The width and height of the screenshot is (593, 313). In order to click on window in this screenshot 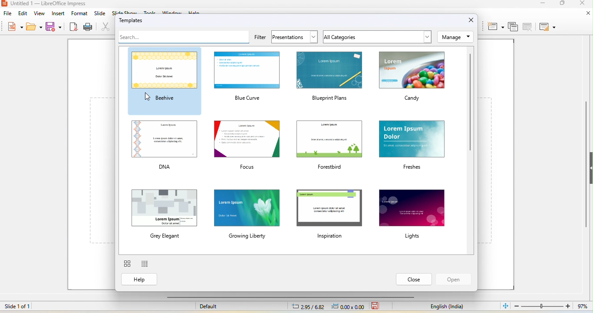, I will do `click(174, 12)`.